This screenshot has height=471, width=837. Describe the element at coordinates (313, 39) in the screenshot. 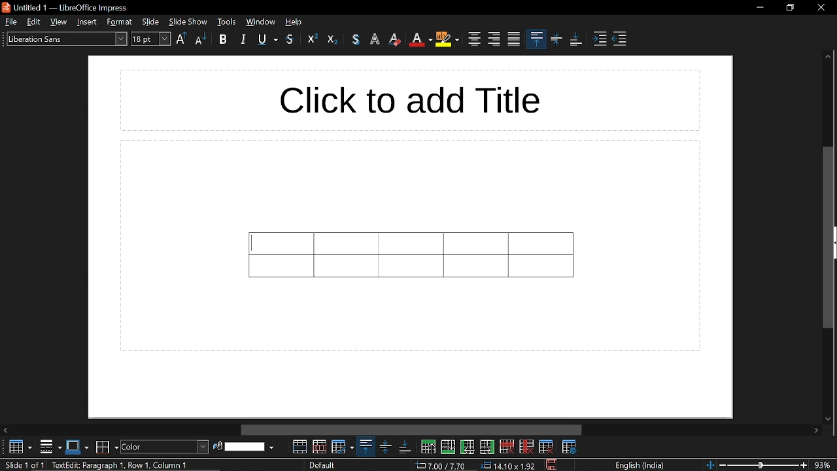

I see `outline` at that location.